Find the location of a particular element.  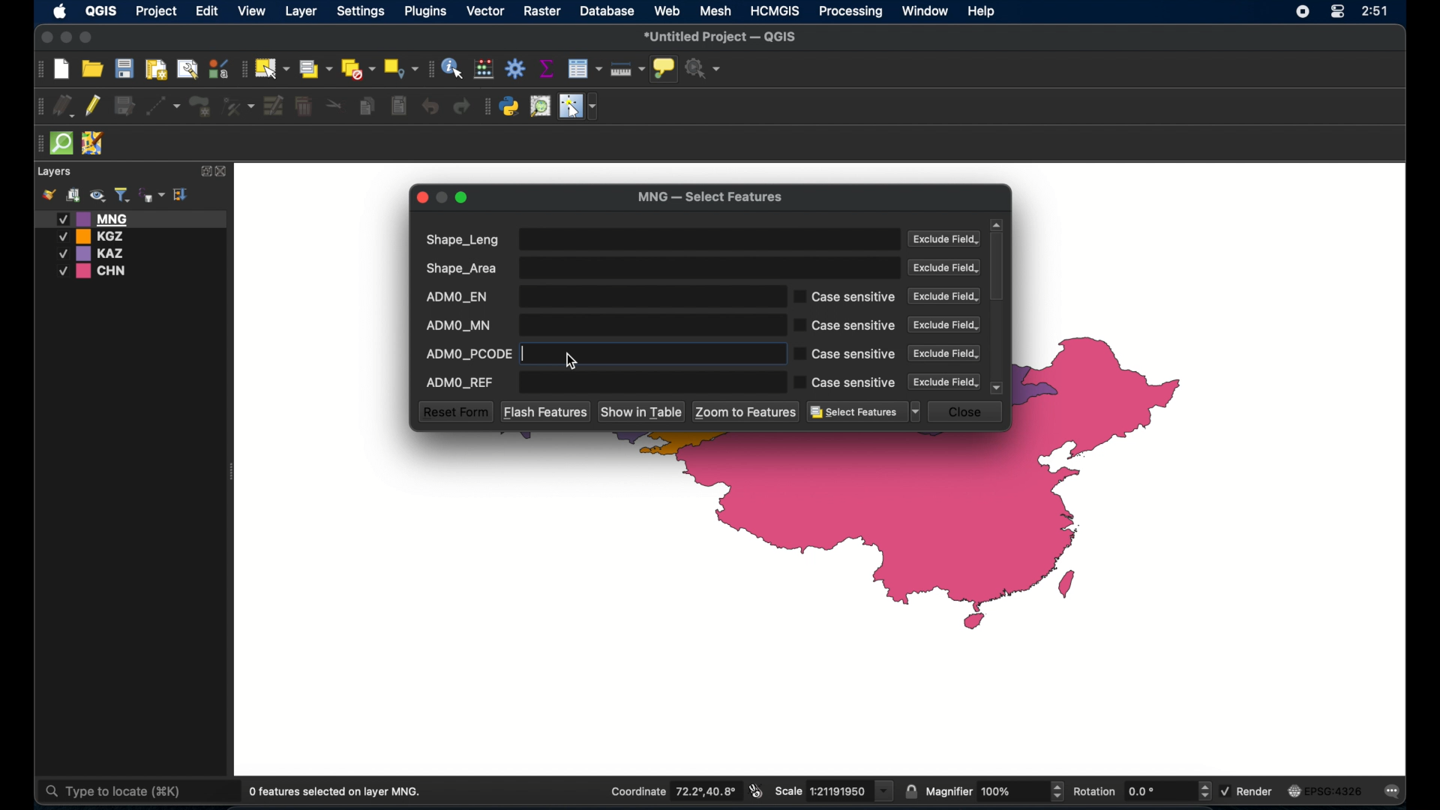

case sensitive is located at coordinates (845, 296).